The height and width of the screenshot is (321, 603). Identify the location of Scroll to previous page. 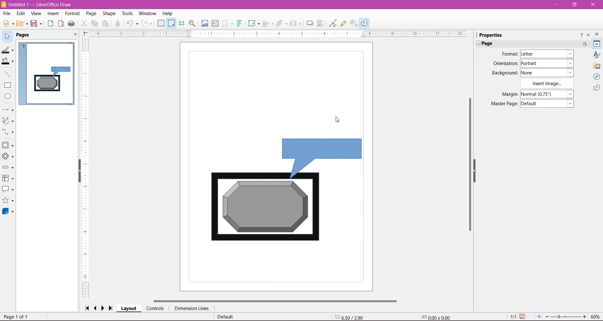
(96, 308).